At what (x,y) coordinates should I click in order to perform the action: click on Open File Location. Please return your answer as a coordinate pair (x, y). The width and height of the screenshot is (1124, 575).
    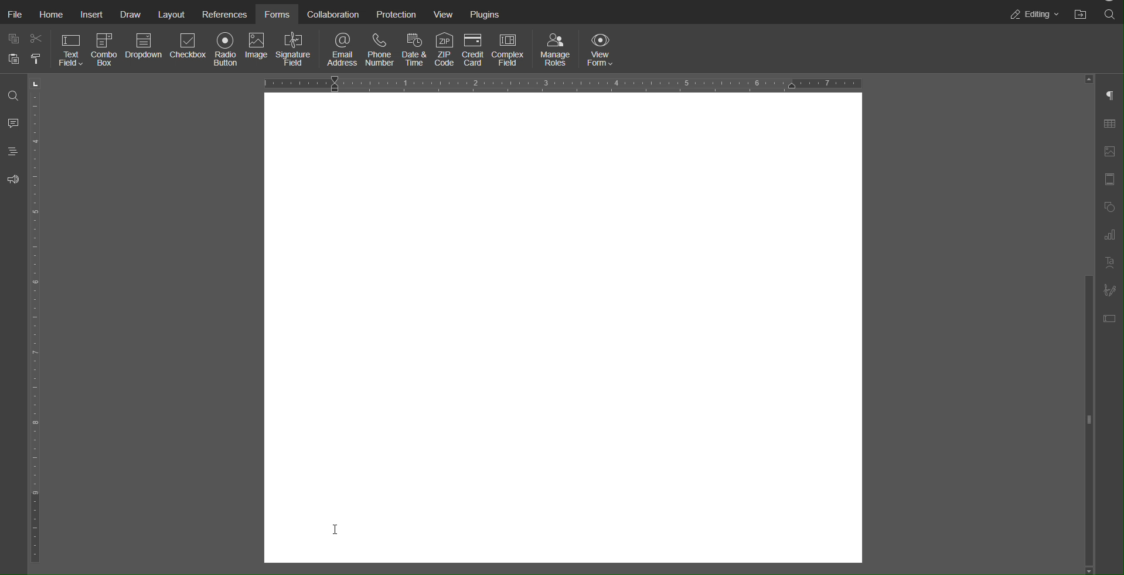
    Looking at the image, I should click on (1081, 15).